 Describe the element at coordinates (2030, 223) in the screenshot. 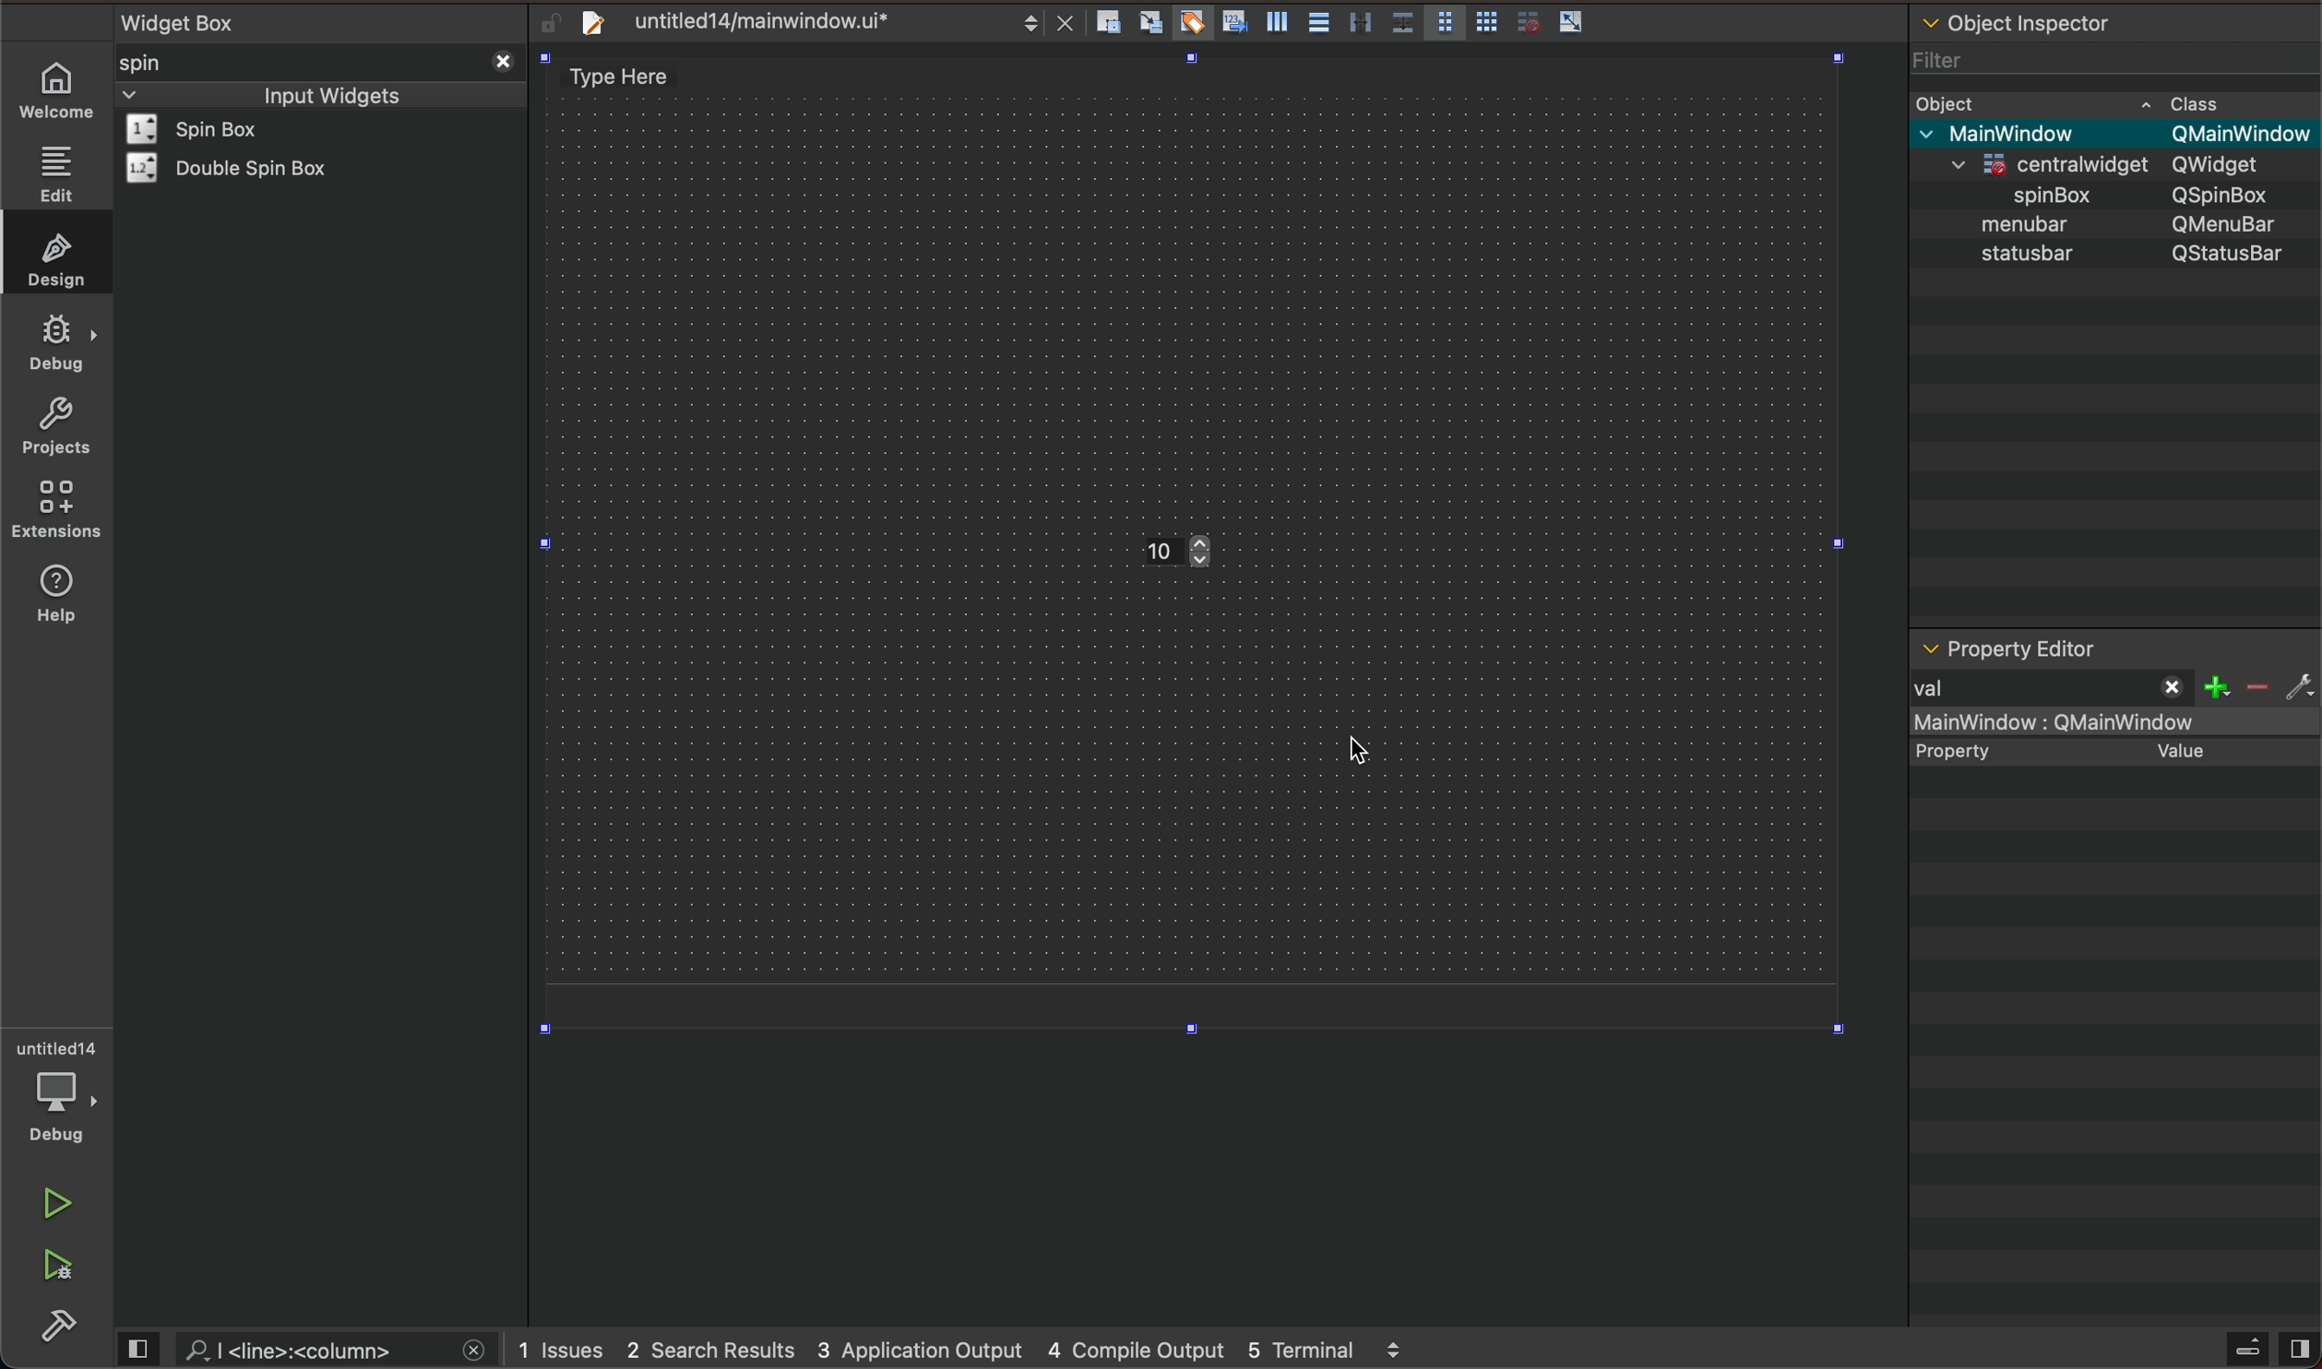

I see `object` at that location.